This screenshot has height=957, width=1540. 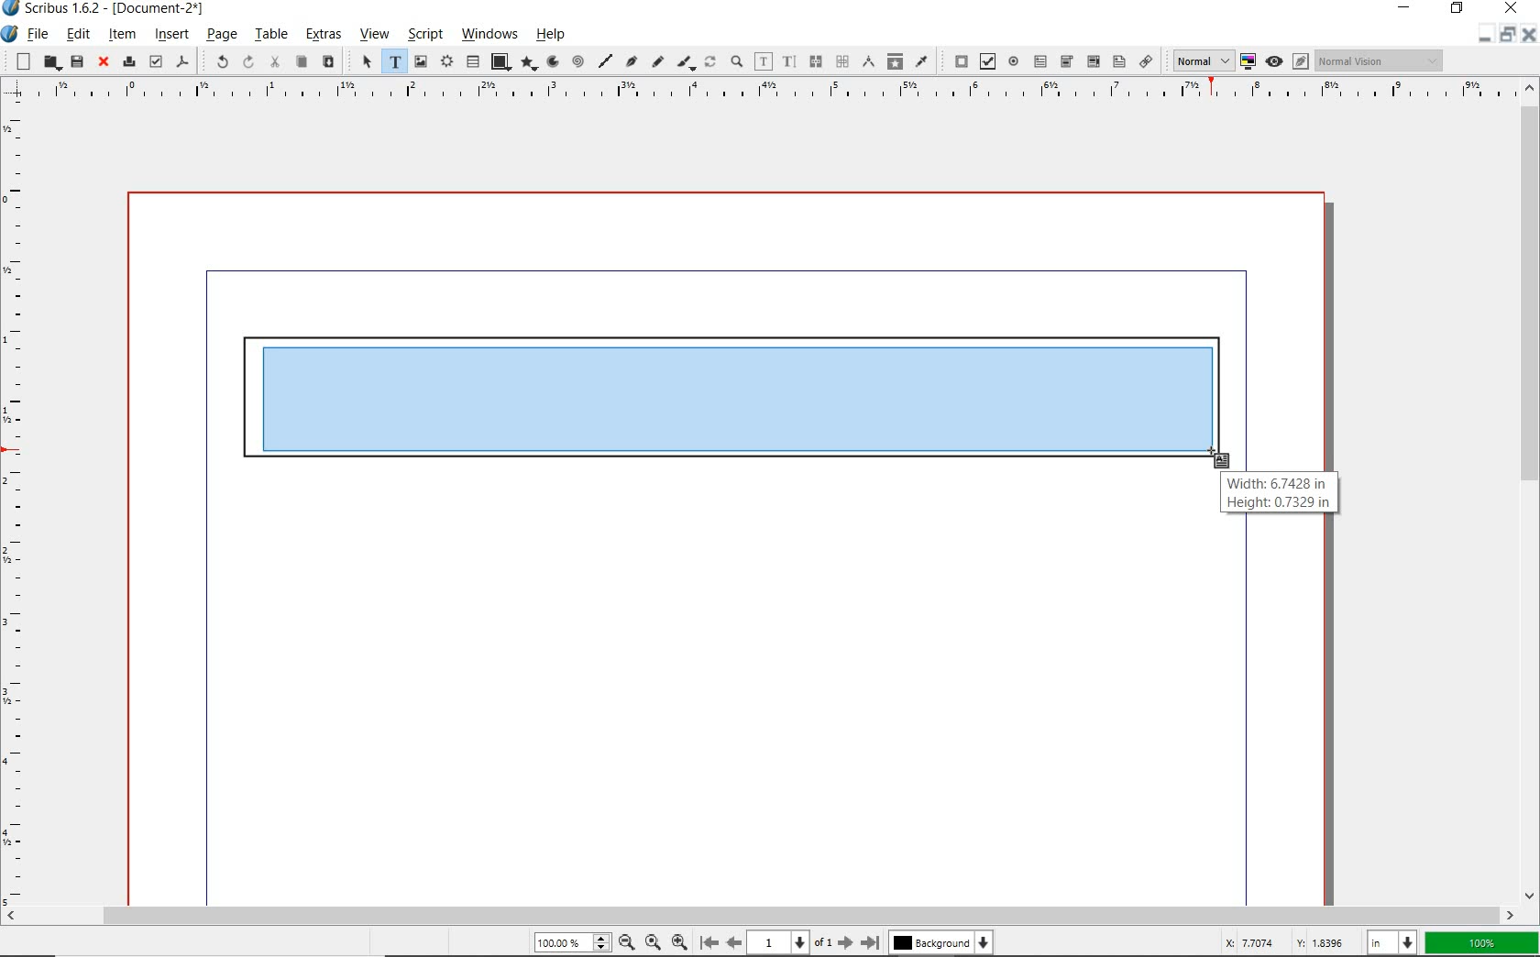 What do you see at coordinates (846, 942) in the screenshot?
I see `move to next` at bounding box center [846, 942].